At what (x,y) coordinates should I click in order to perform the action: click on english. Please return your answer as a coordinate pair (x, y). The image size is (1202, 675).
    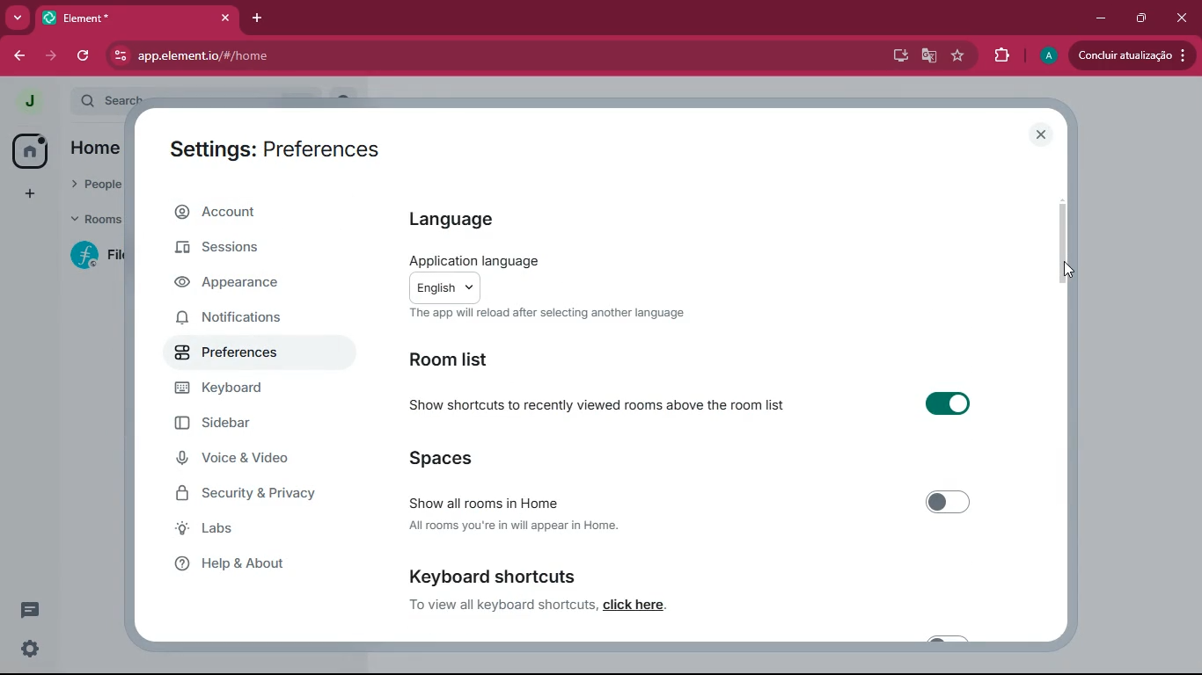
    Looking at the image, I should click on (445, 289).